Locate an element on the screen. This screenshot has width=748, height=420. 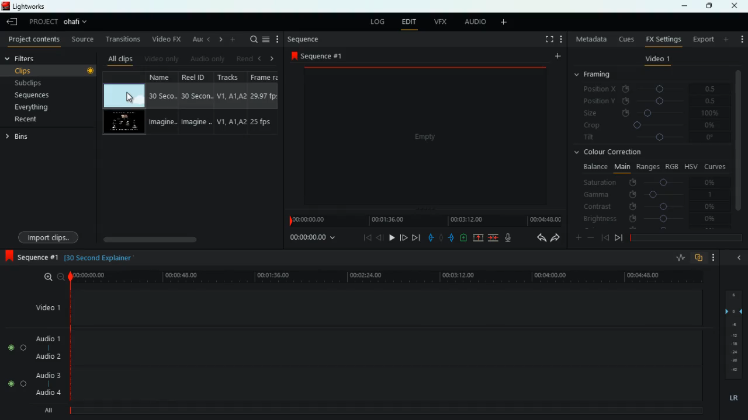
zoom is located at coordinates (50, 278).